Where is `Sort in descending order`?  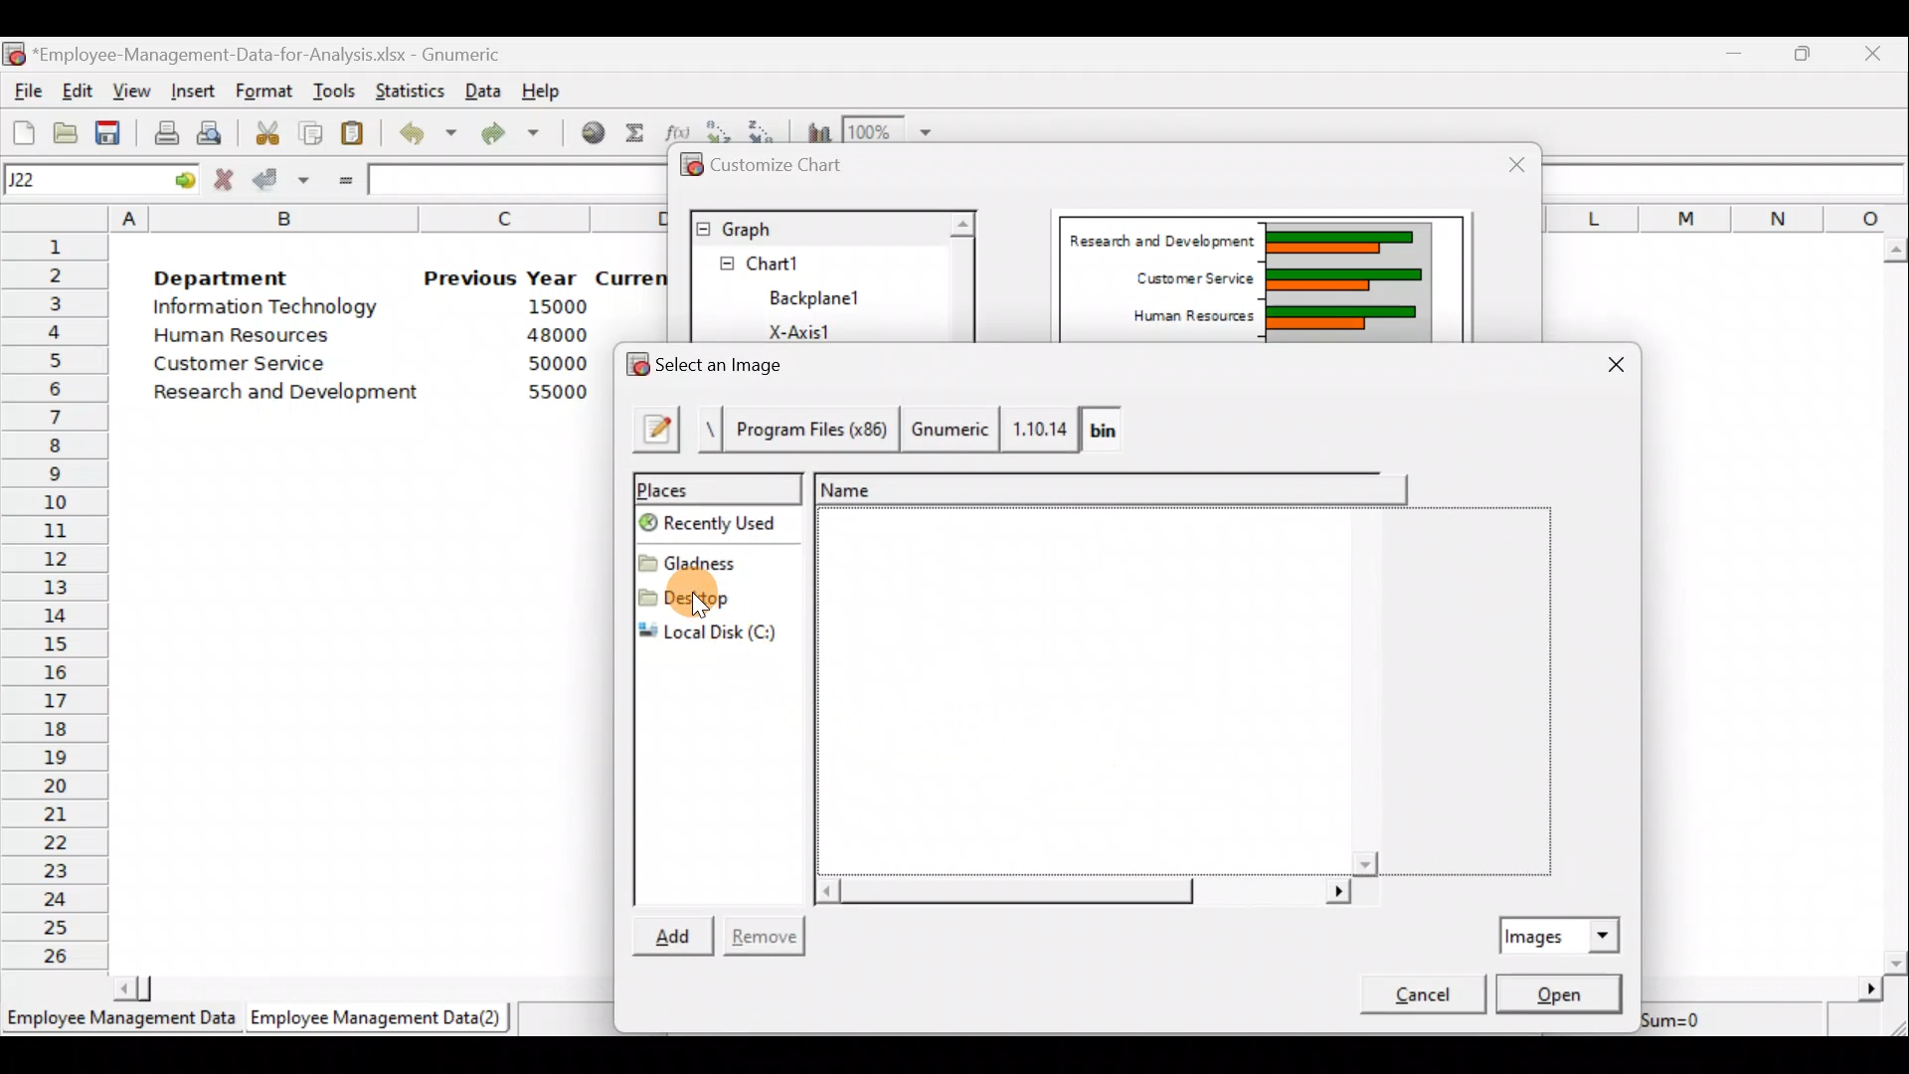
Sort in descending order is located at coordinates (766, 126).